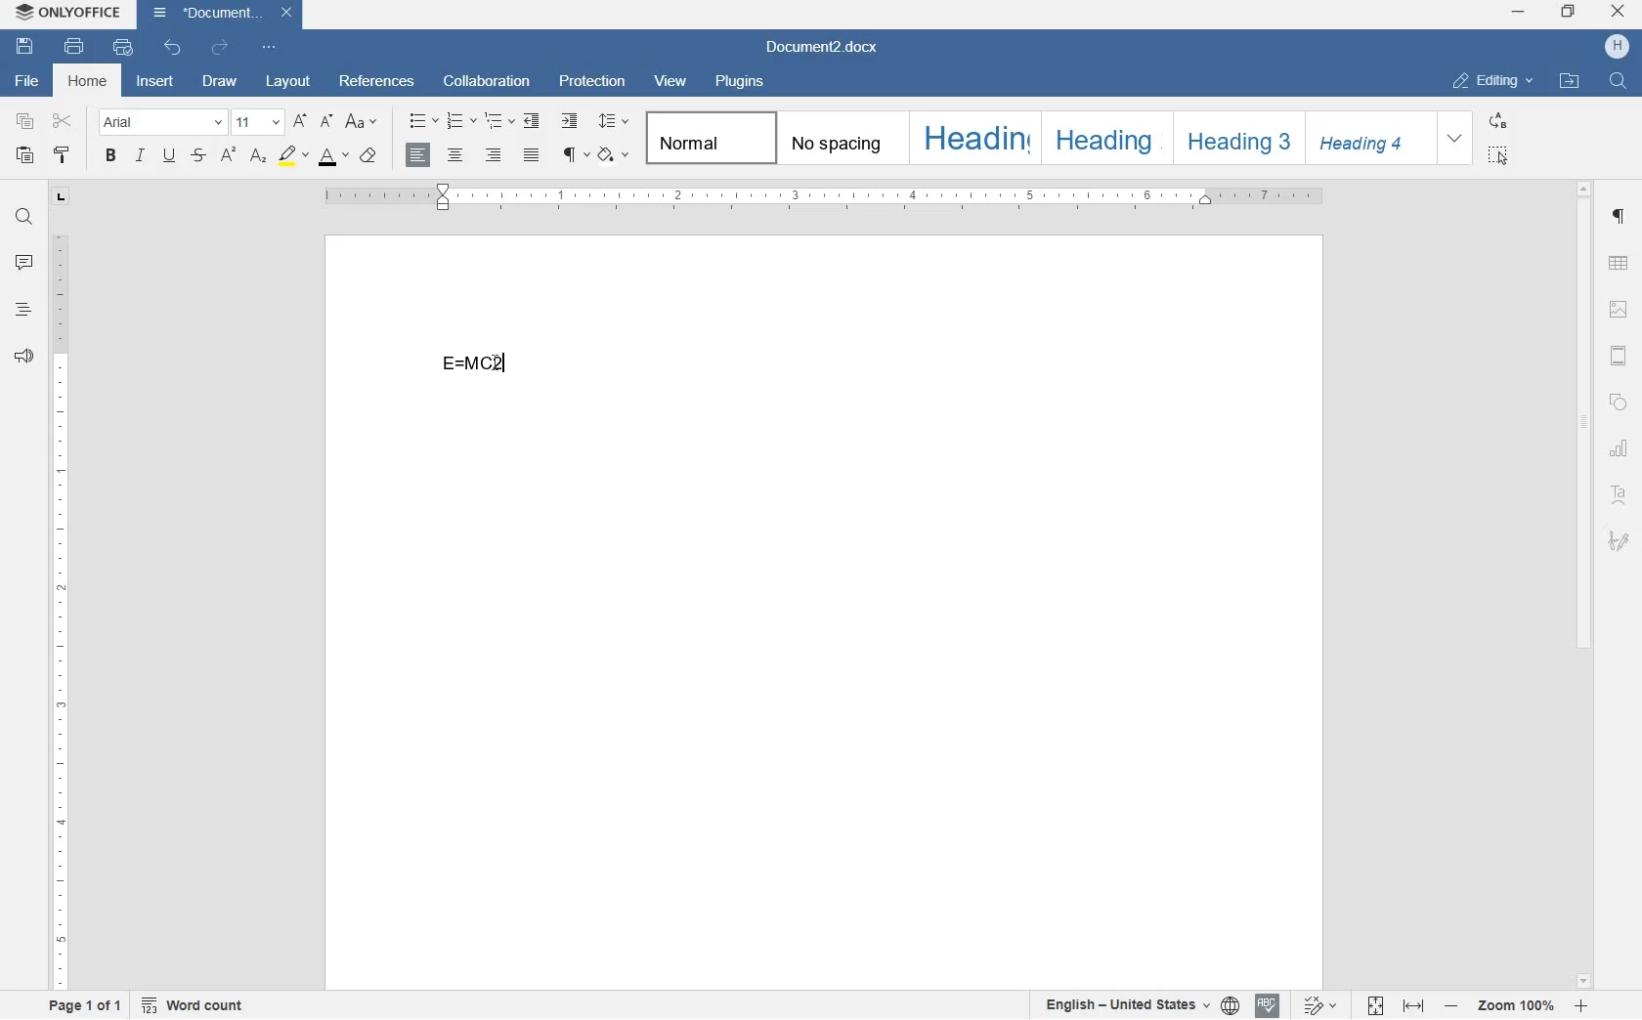 The image size is (1642, 1020). What do you see at coordinates (824, 197) in the screenshot?
I see `ruler` at bounding box center [824, 197].